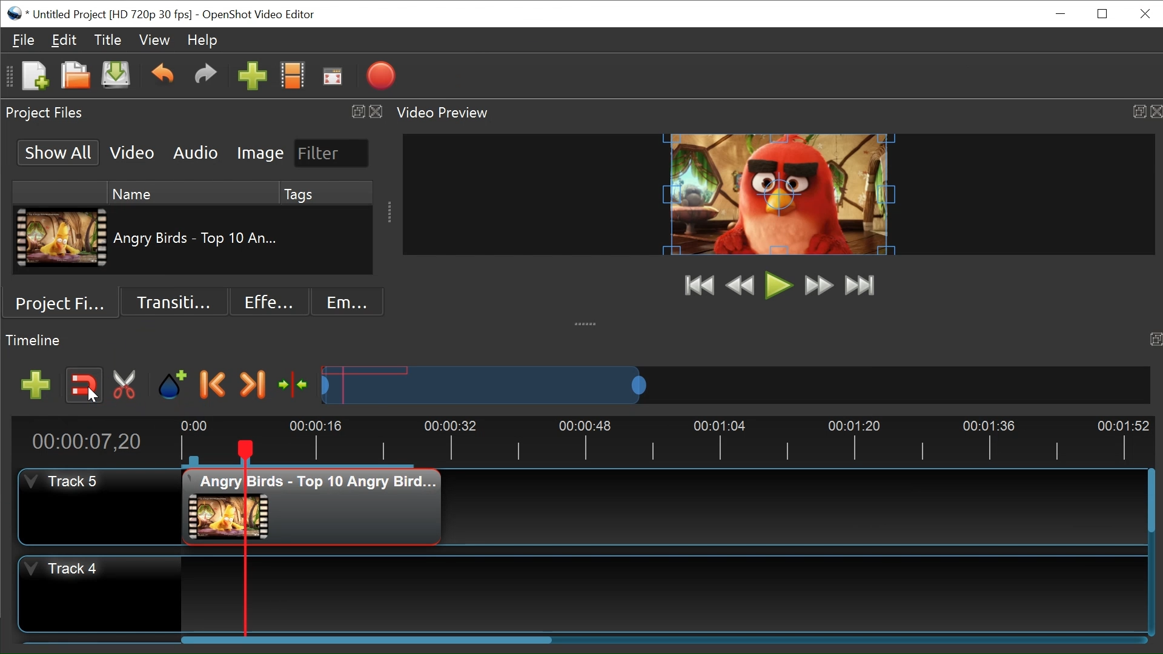 This screenshot has width=1163, height=654. What do you see at coordinates (777, 194) in the screenshot?
I see `Preview Window` at bounding box center [777, 194].